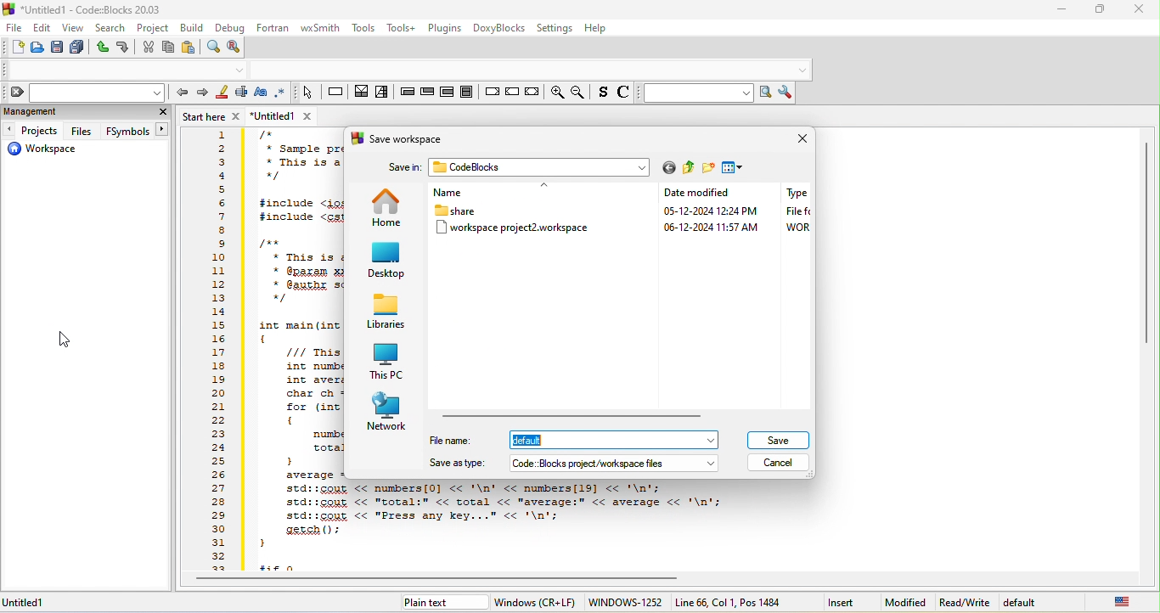 Image resolution: width=1160 pixels, height=613 pixels. Describe the element at coordinates (34, 603) in the screenshot. I see `untitled 1` at that location.